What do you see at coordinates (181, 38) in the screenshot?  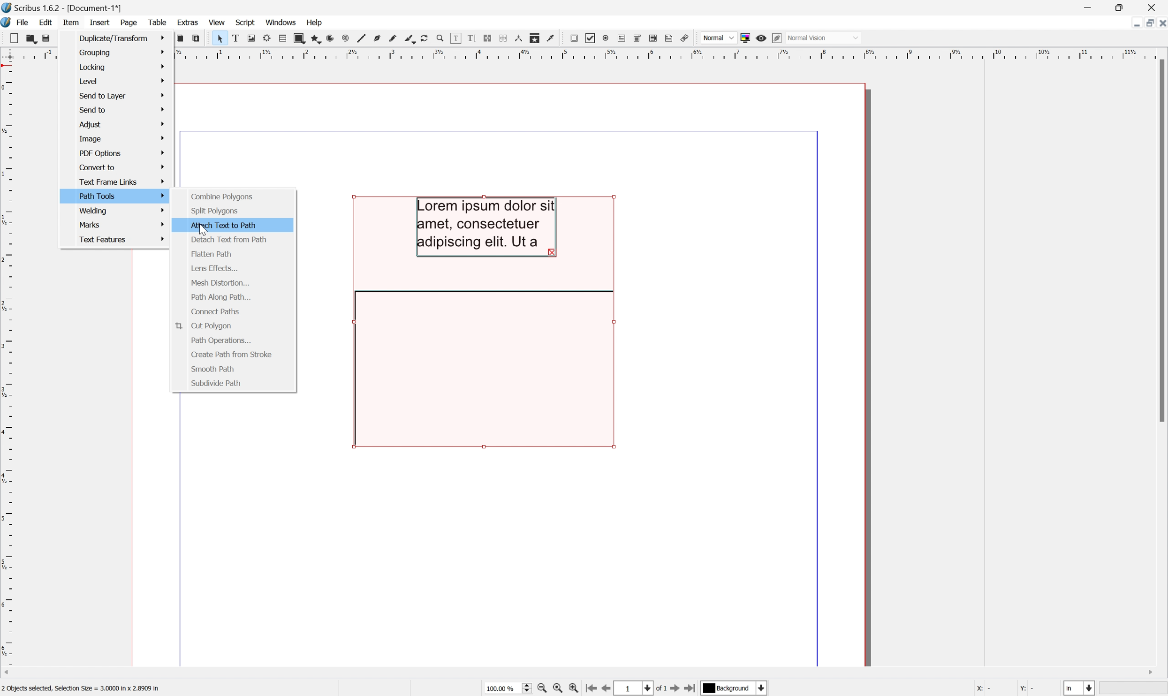 I see `Copy` at bounding box center [181, 38].